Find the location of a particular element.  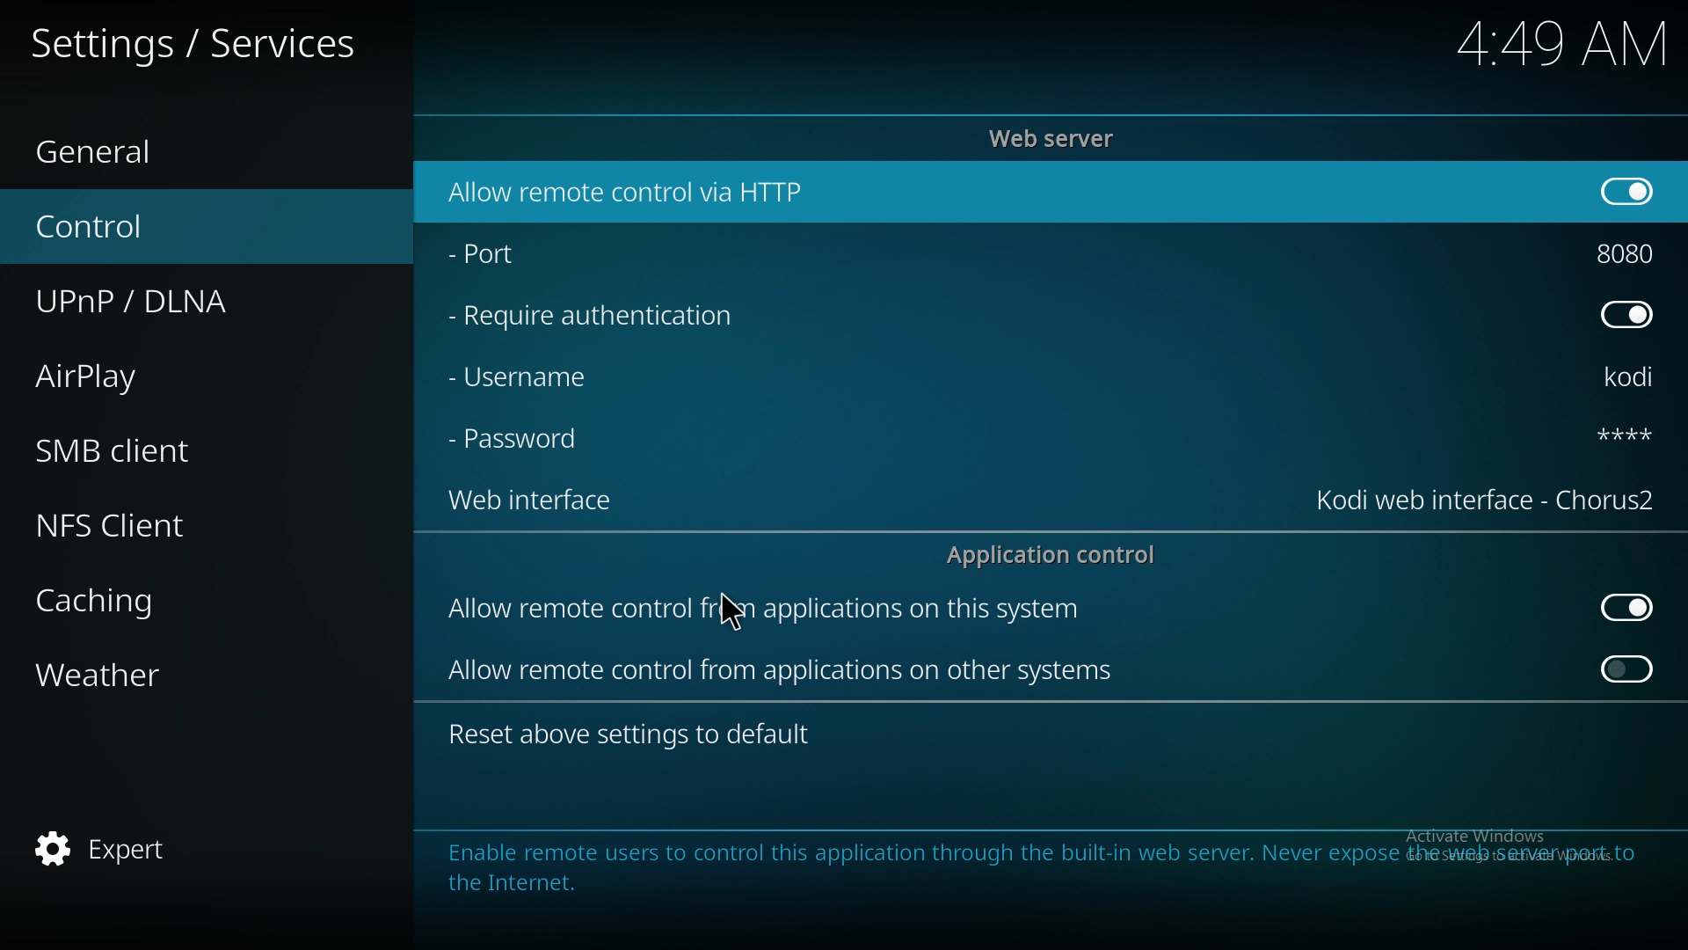

expert is located at coordinates (116, 851).